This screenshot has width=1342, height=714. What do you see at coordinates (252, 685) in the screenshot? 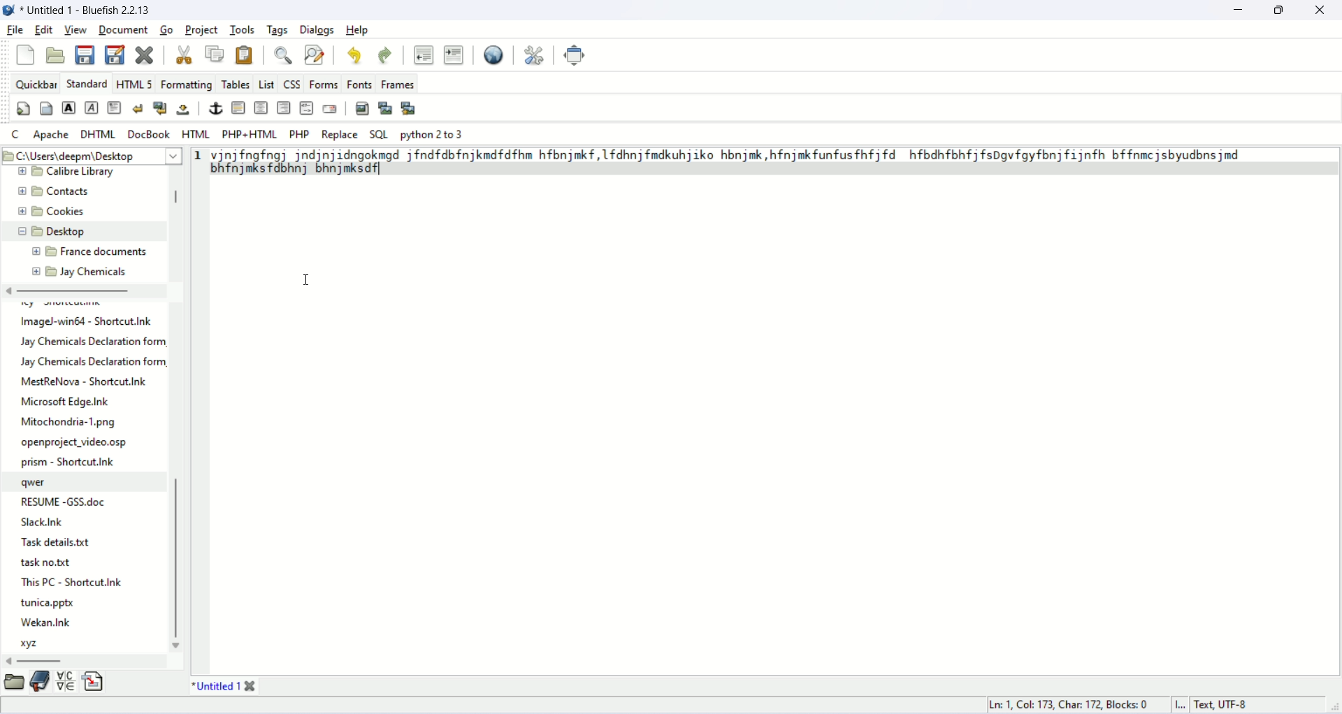
I see `close` at bounding box center [252, 685].